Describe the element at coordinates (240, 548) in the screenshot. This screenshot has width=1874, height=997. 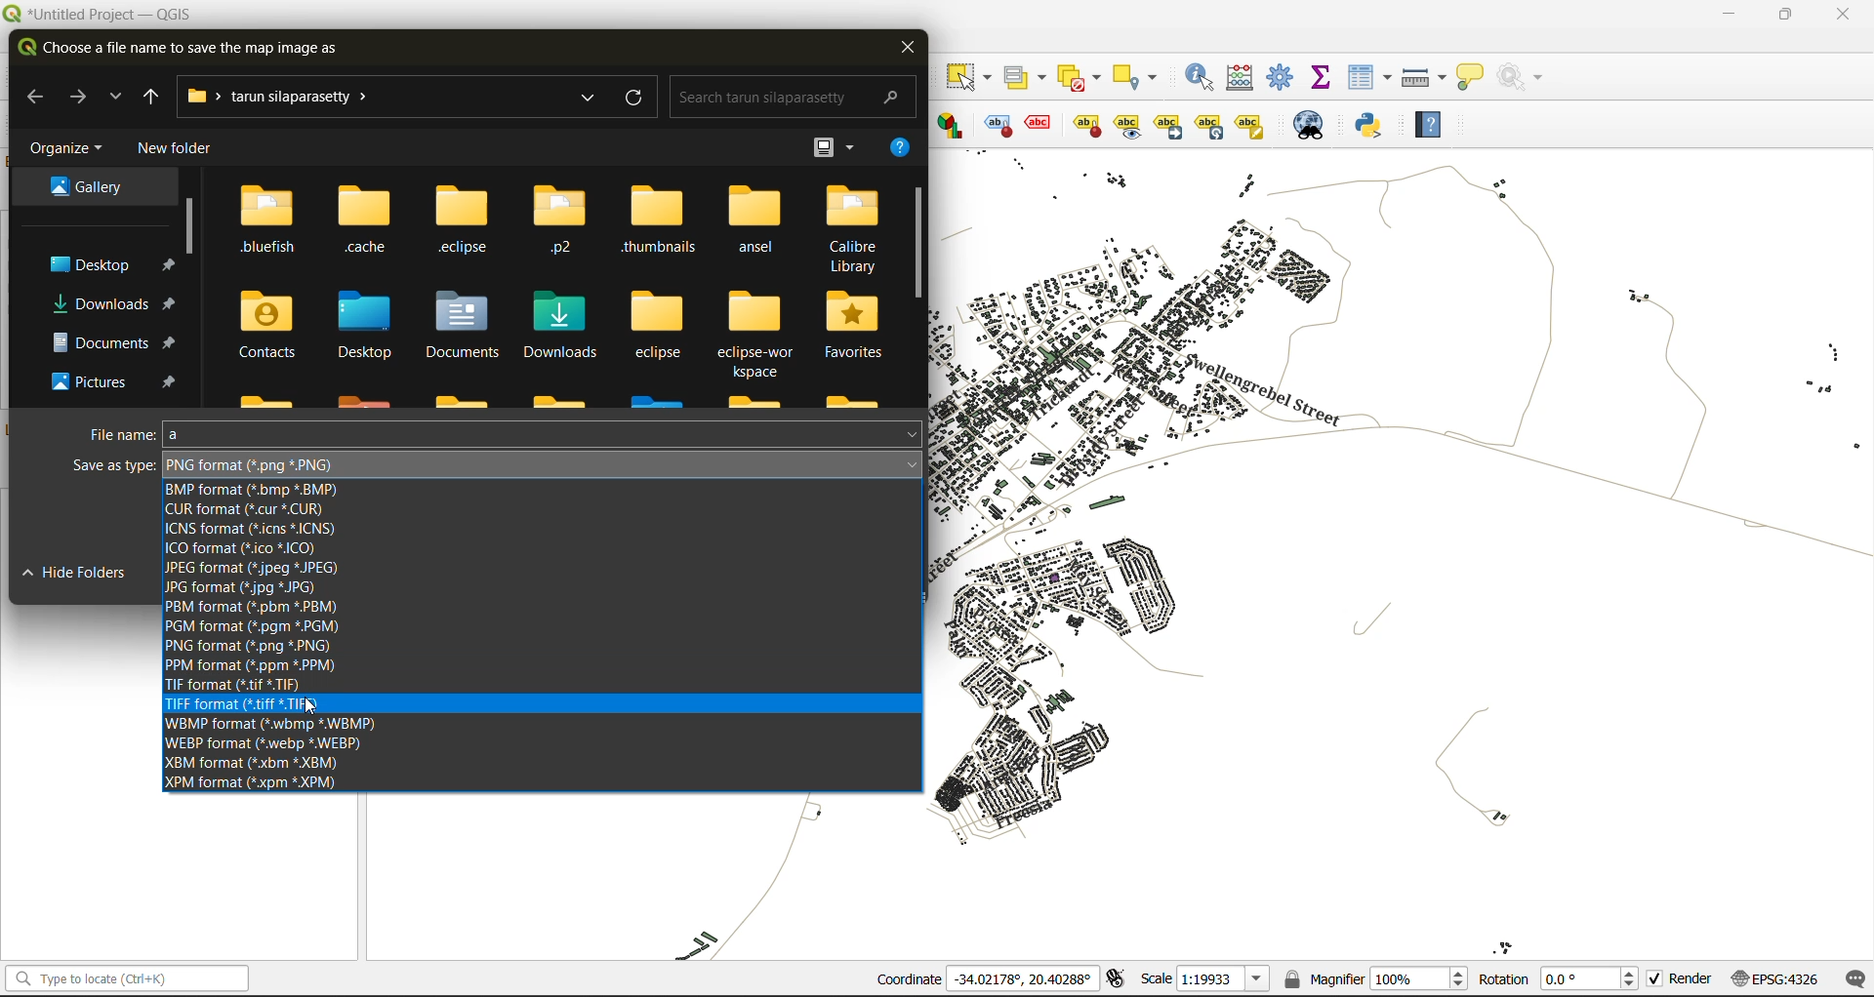
I see `ico` at that location.